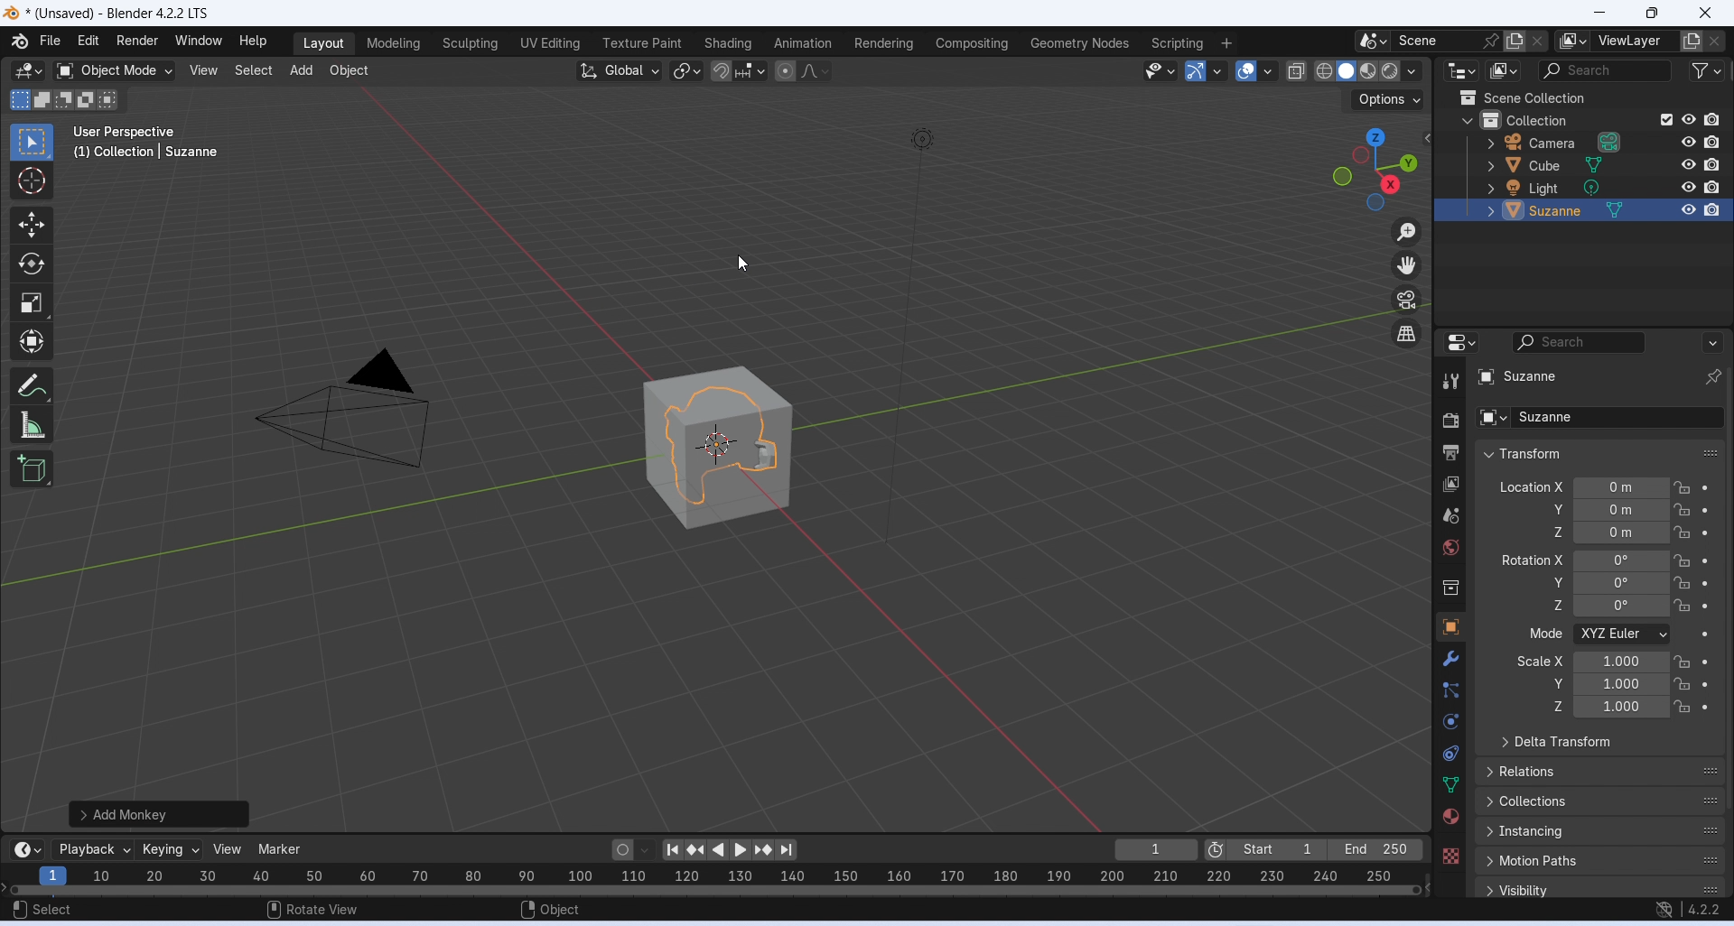 The height and width of the screenshot is (926, 1734). I want to click on disable in renders, so click(1712, 210).